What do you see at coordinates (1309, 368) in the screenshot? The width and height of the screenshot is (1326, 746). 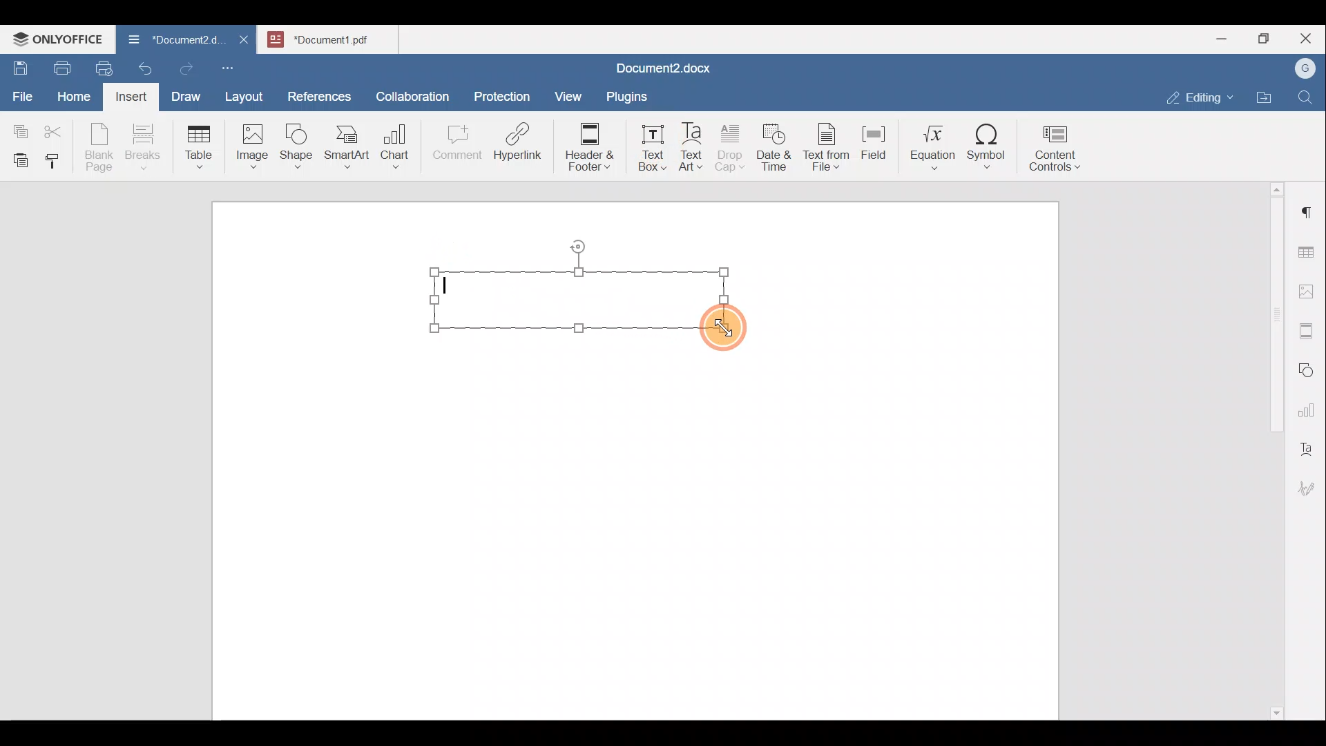 I see `Shapes settings` at bounding box center [1309, 368].